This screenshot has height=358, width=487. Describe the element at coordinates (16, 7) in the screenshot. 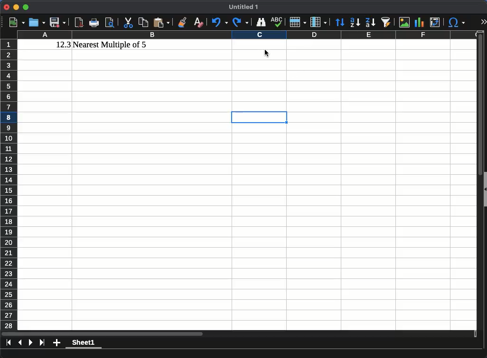

I see `minimize` at that location.